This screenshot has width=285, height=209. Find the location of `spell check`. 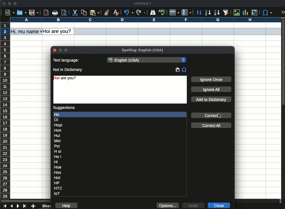

spell check is located at coordinates (162, 12).